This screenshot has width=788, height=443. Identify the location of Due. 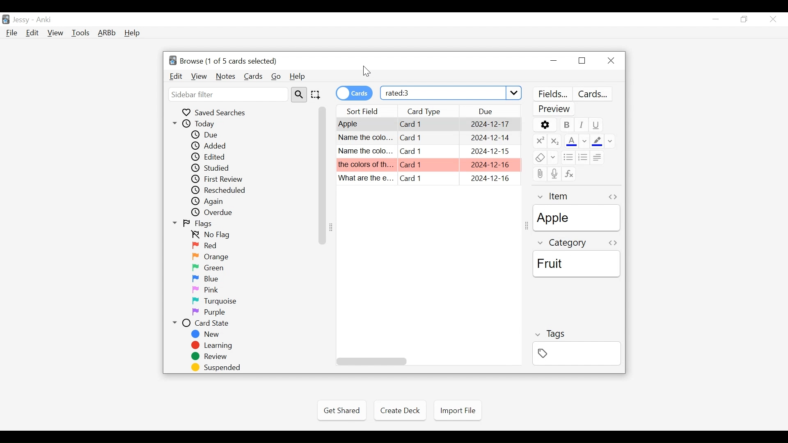
(493, 111).